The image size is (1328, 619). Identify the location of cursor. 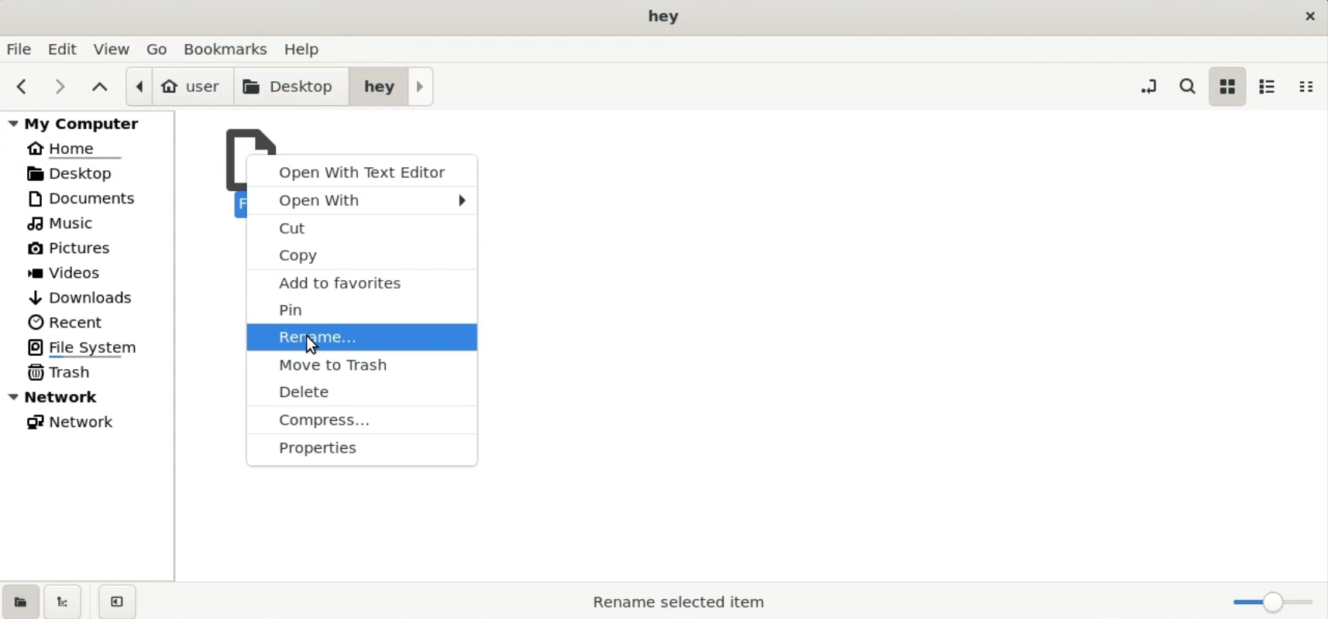
(312, 345).